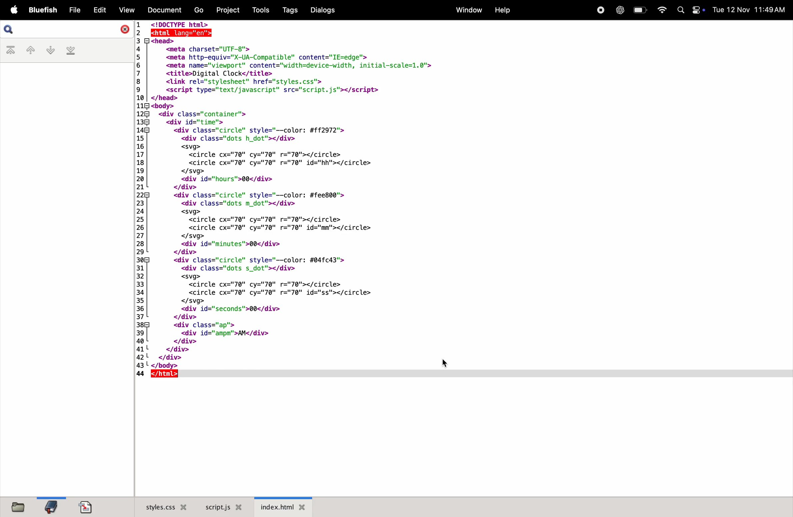 The image size is (793, 517). Describe the element at coordinates (17, 507) in the screenshot. I see `files` at that location.